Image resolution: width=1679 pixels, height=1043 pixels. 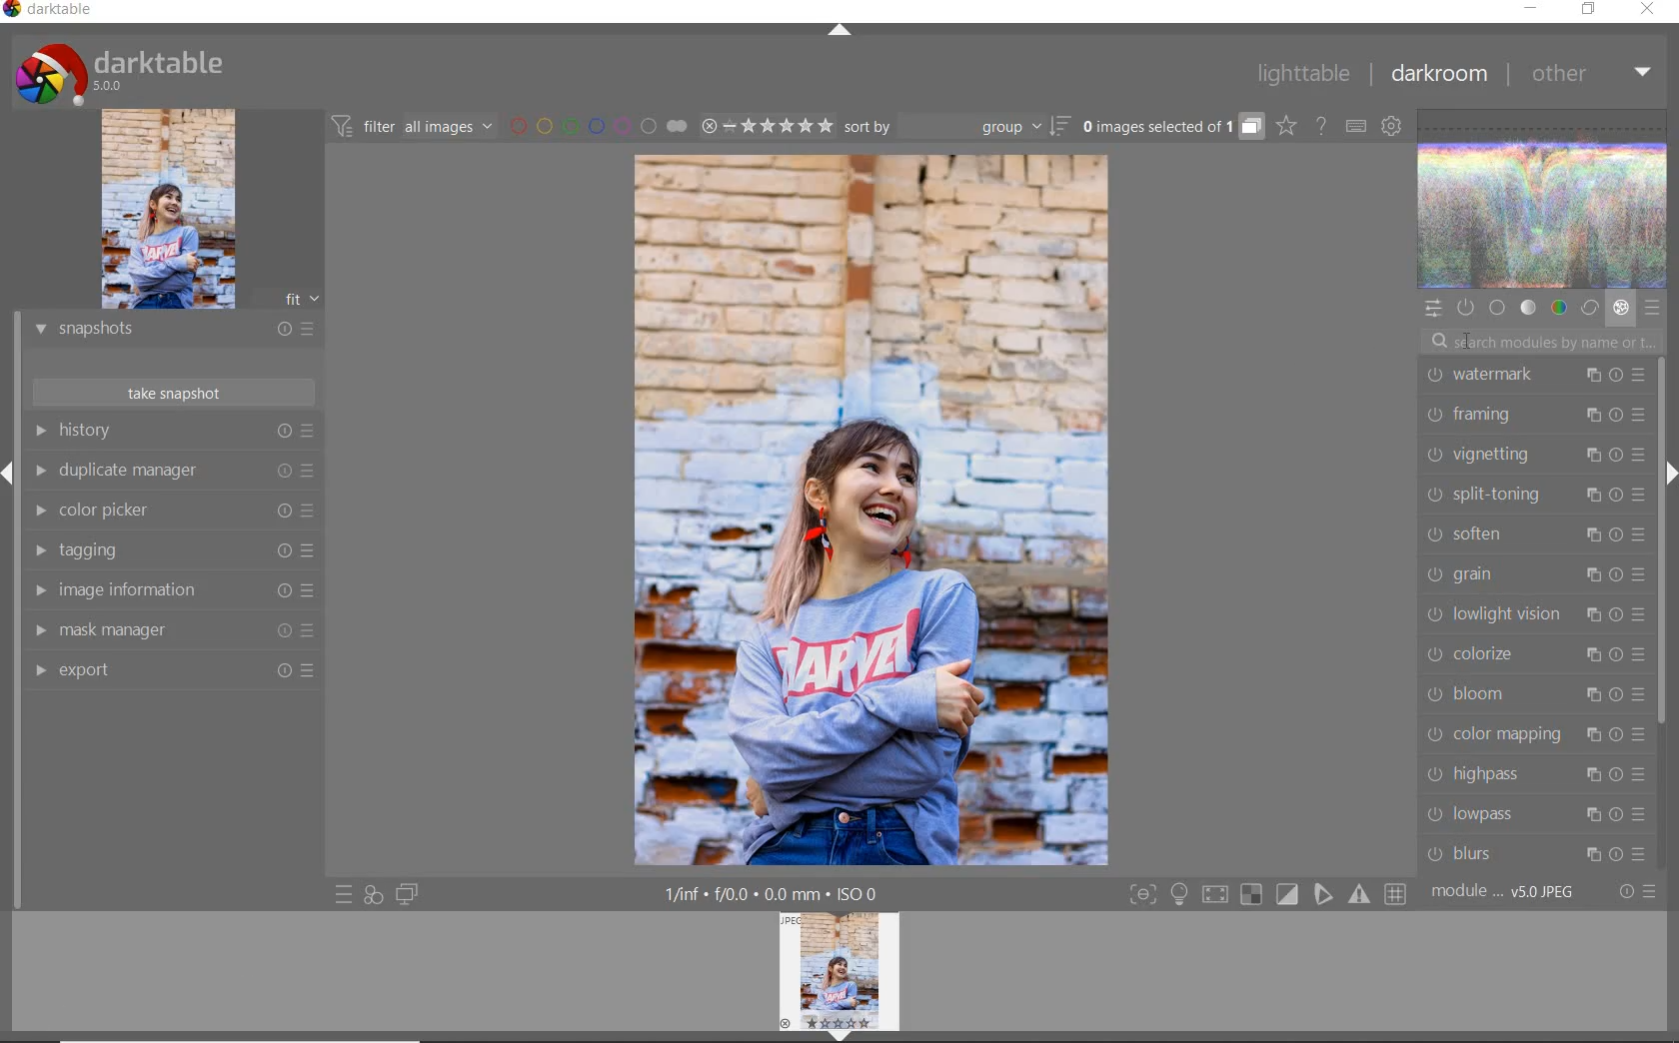 What do you see at coordinates (957, 129) in the screenshot?
I see `sort` at bounding box center [957, 129].